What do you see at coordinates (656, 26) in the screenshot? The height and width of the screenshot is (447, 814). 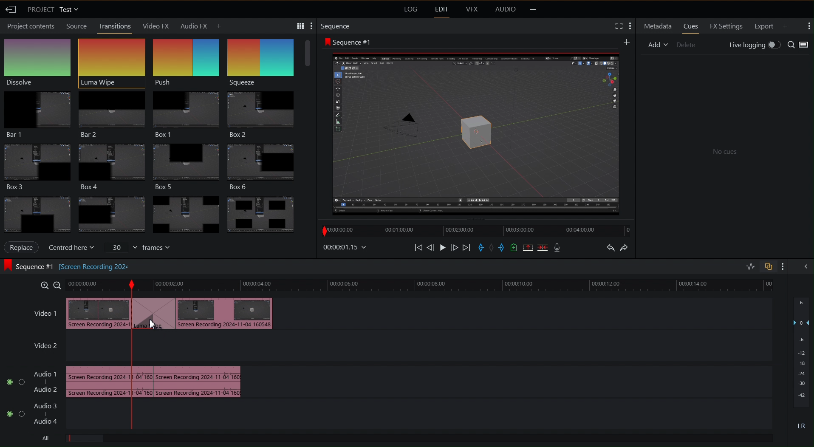 I see `Metadata` at bounding box center [656, 26].